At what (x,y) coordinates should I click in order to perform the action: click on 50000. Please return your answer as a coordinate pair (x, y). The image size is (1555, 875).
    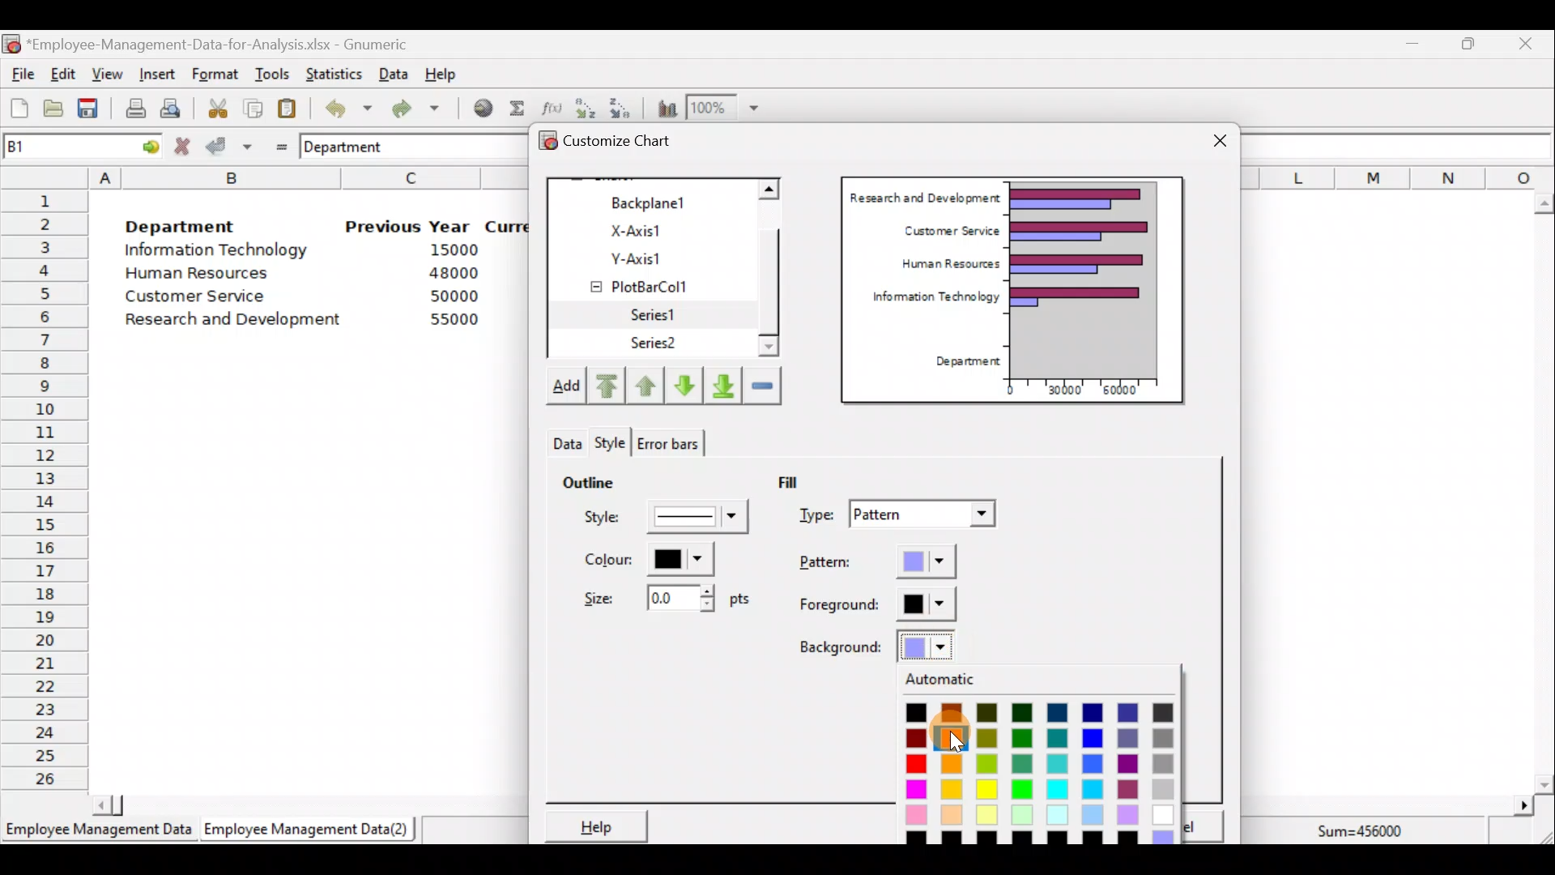
    Looking at the image, I should click on (458, 296).